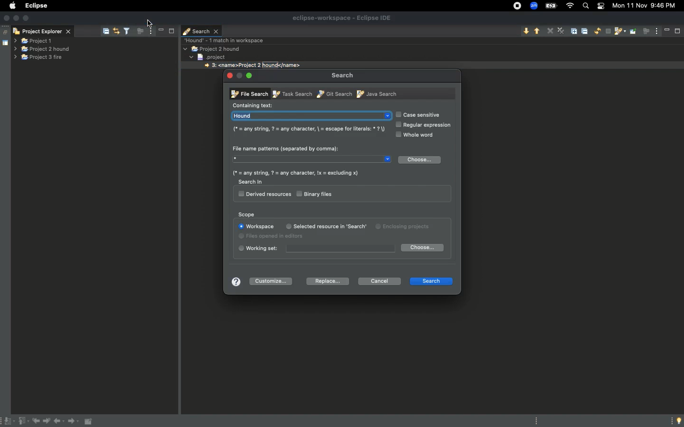 This screenshot has width=684, height=427. I want to click on Forward, so click(74, 422).